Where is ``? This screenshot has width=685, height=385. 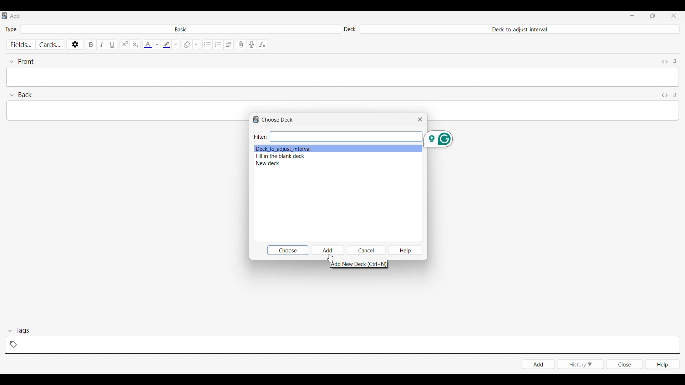
 is located at coordinates (625, 364).